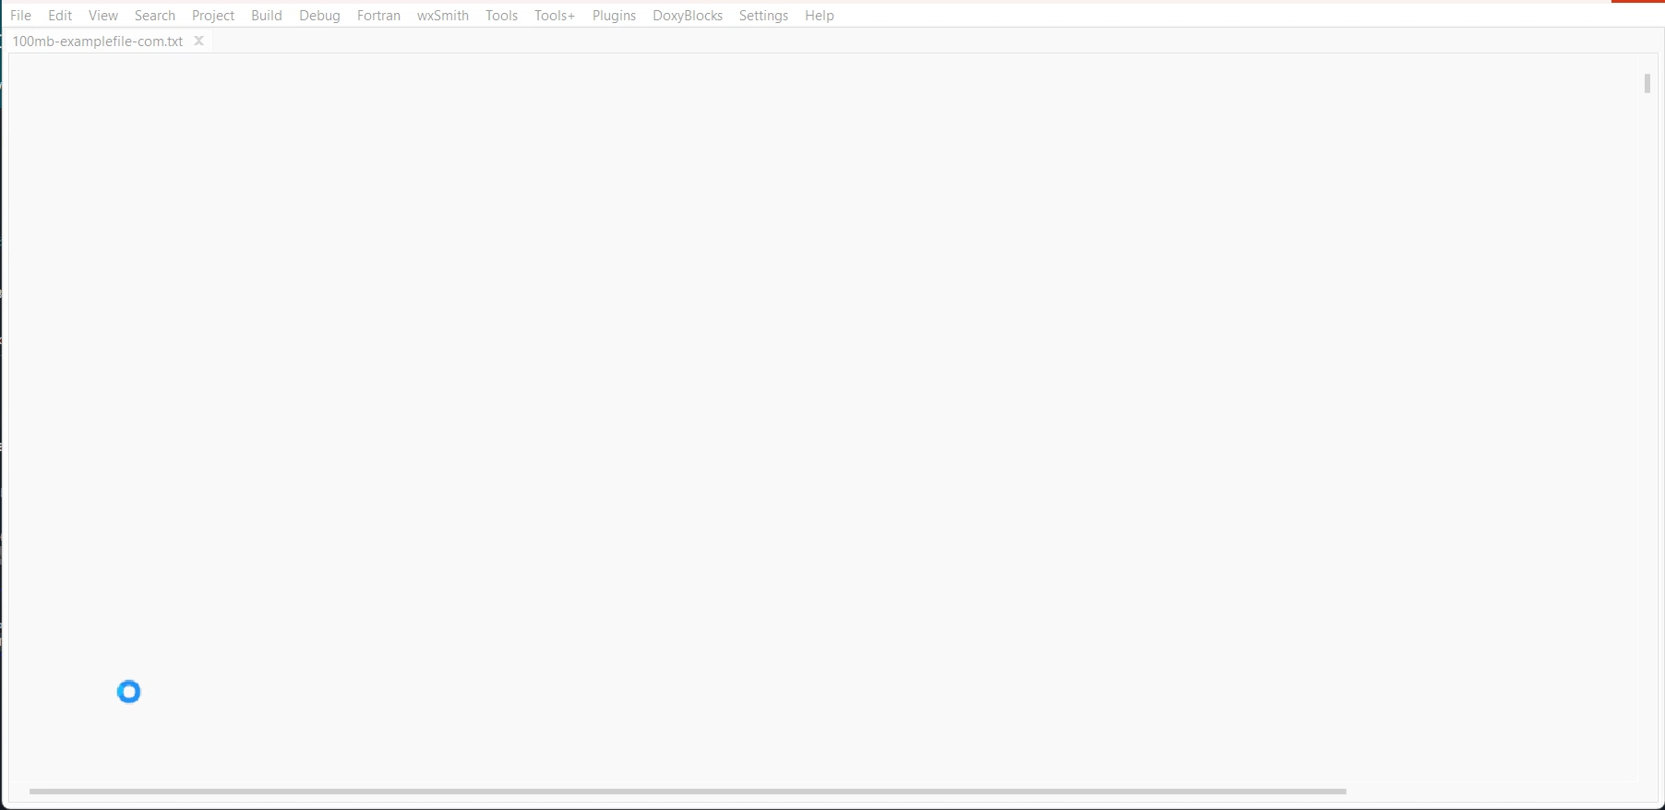  Describe the element at coordinates (268, 16) in the screenshot. I see `Build` at that location.